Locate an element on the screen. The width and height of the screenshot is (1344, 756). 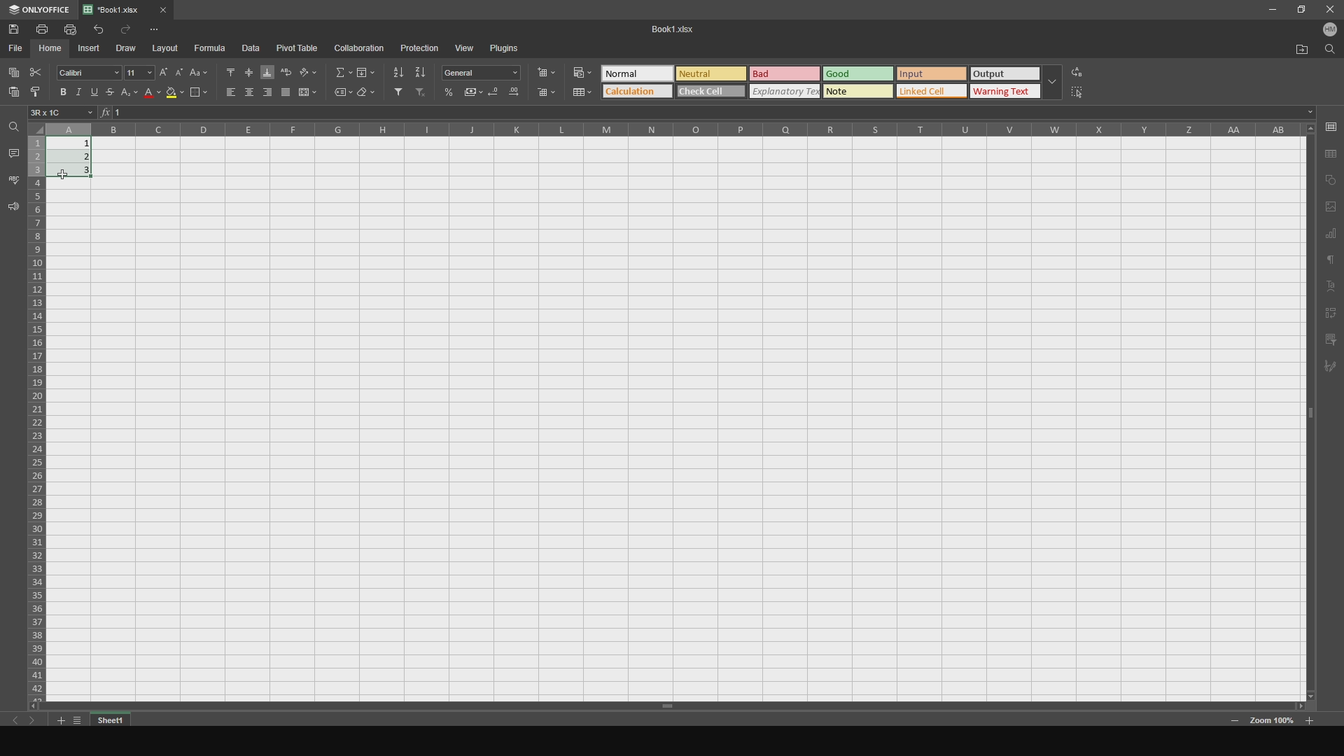
save is located at coordinates (1331, 126).